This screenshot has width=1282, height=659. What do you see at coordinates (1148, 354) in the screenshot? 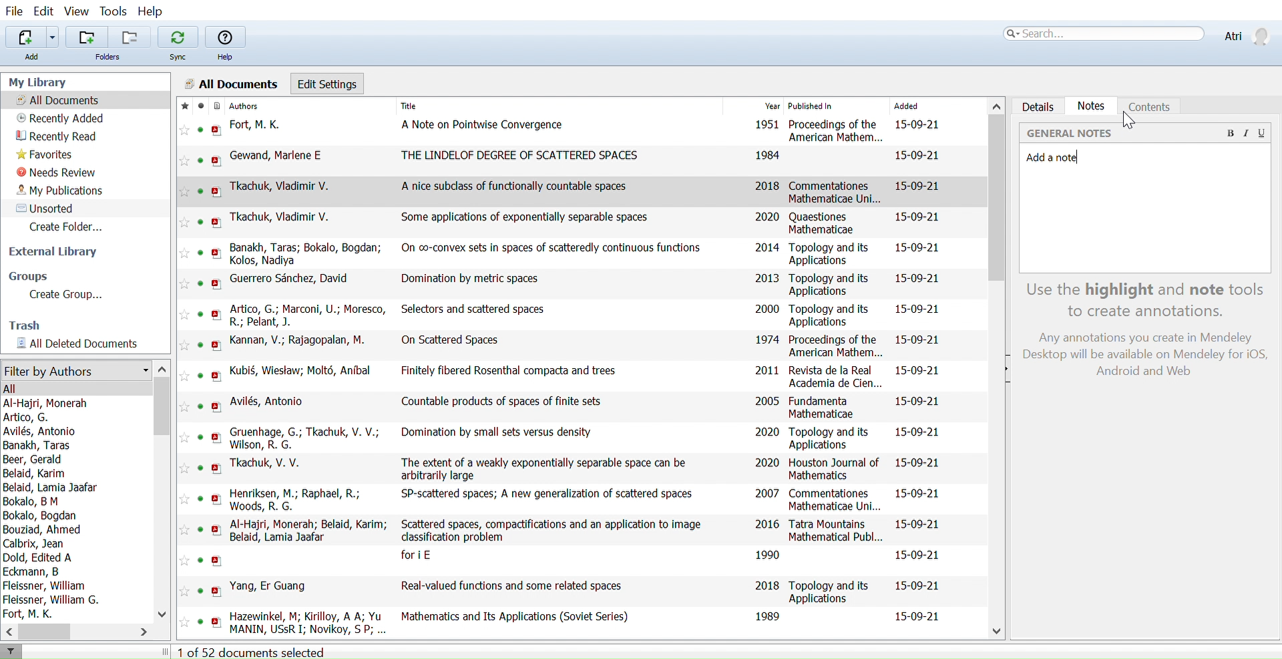
I see `Any annotations you create in Mendeley
Desktop will be available on Mendeley for iOS,
Android and Web` at bounding box center [1148, 354].